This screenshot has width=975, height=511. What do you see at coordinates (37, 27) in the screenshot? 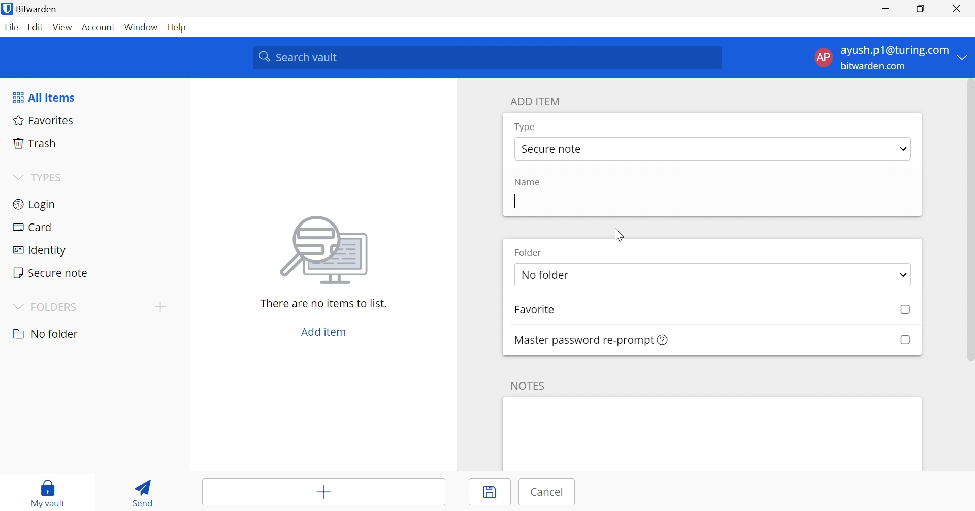
I see `Edit` at bounding box center [37, 27].